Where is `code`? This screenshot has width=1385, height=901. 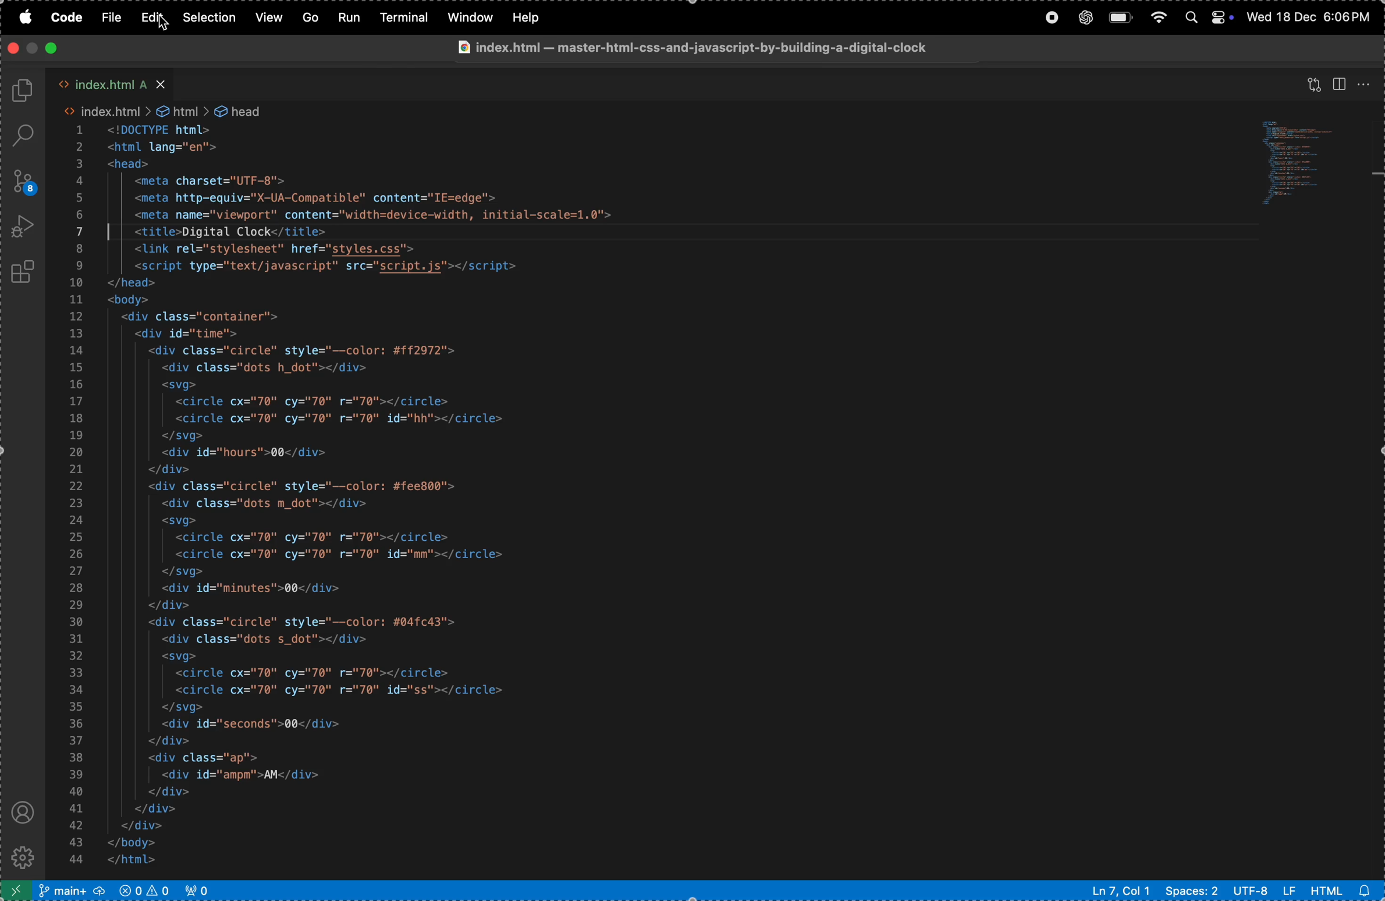 code is located at coordinates (67, 18).